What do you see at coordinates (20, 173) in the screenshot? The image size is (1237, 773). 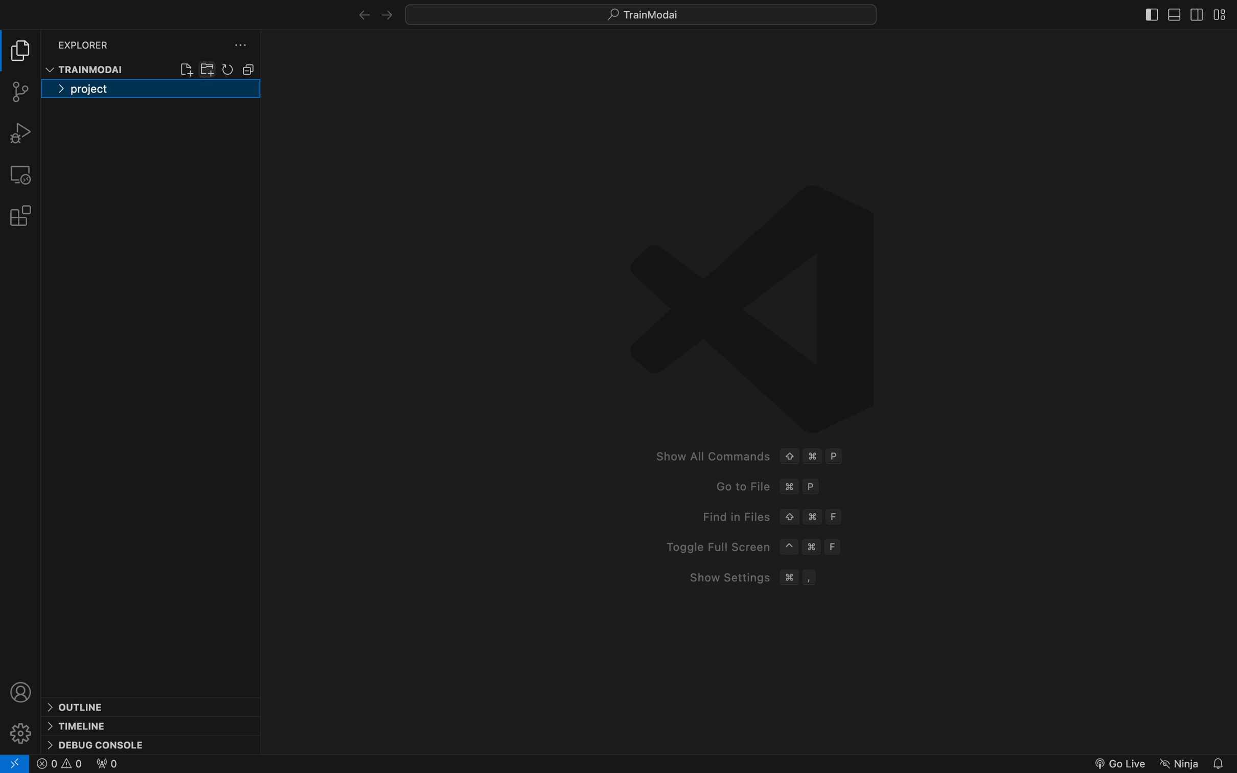 I see `remote explore` at bounding box center [20, 173].